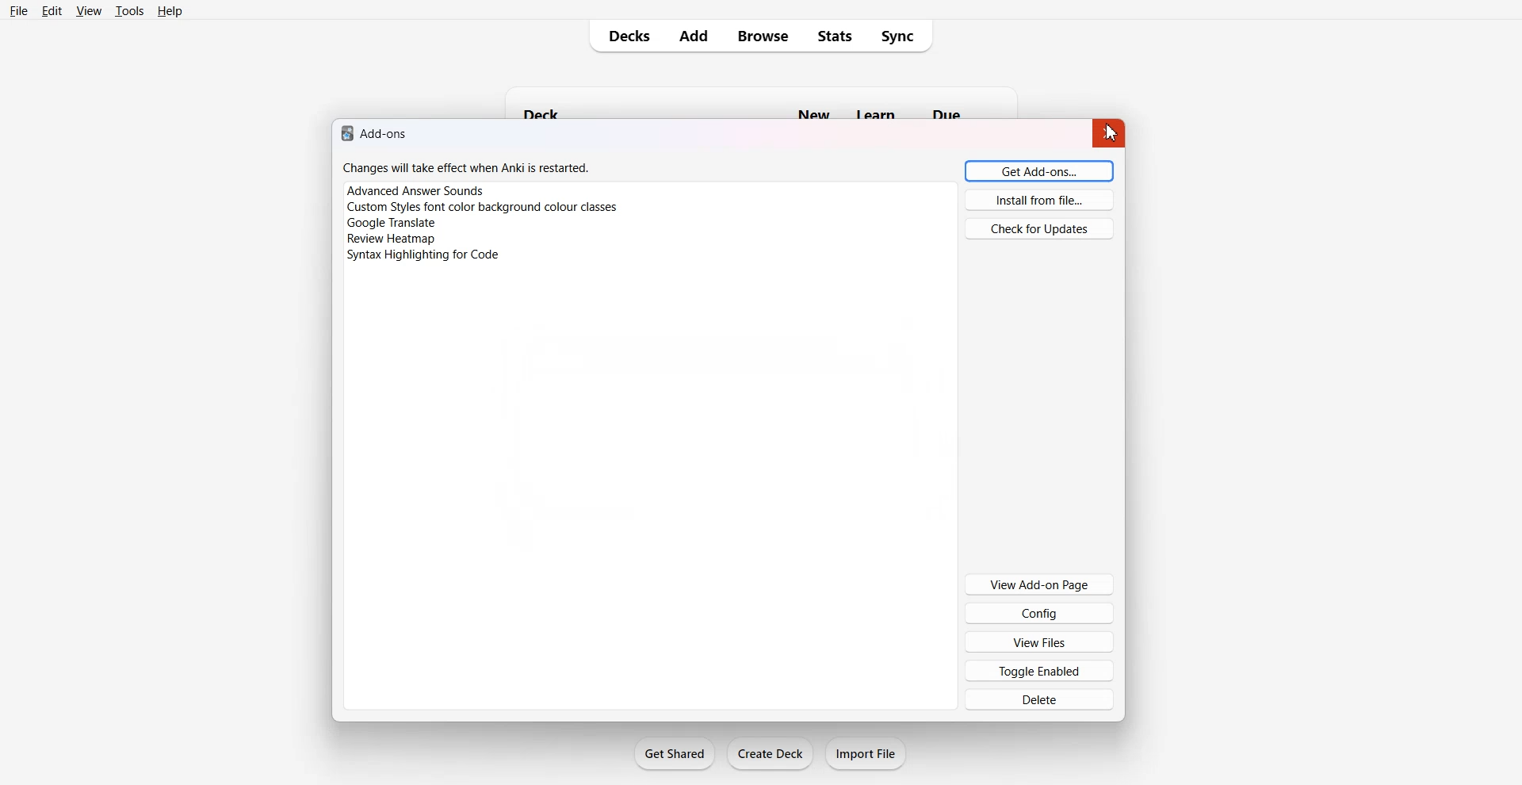 The width and height of the screenshot is (1522, 785). Describe the element at coordinates (51, 11) in the screenshot. I see `Edit` at that location.